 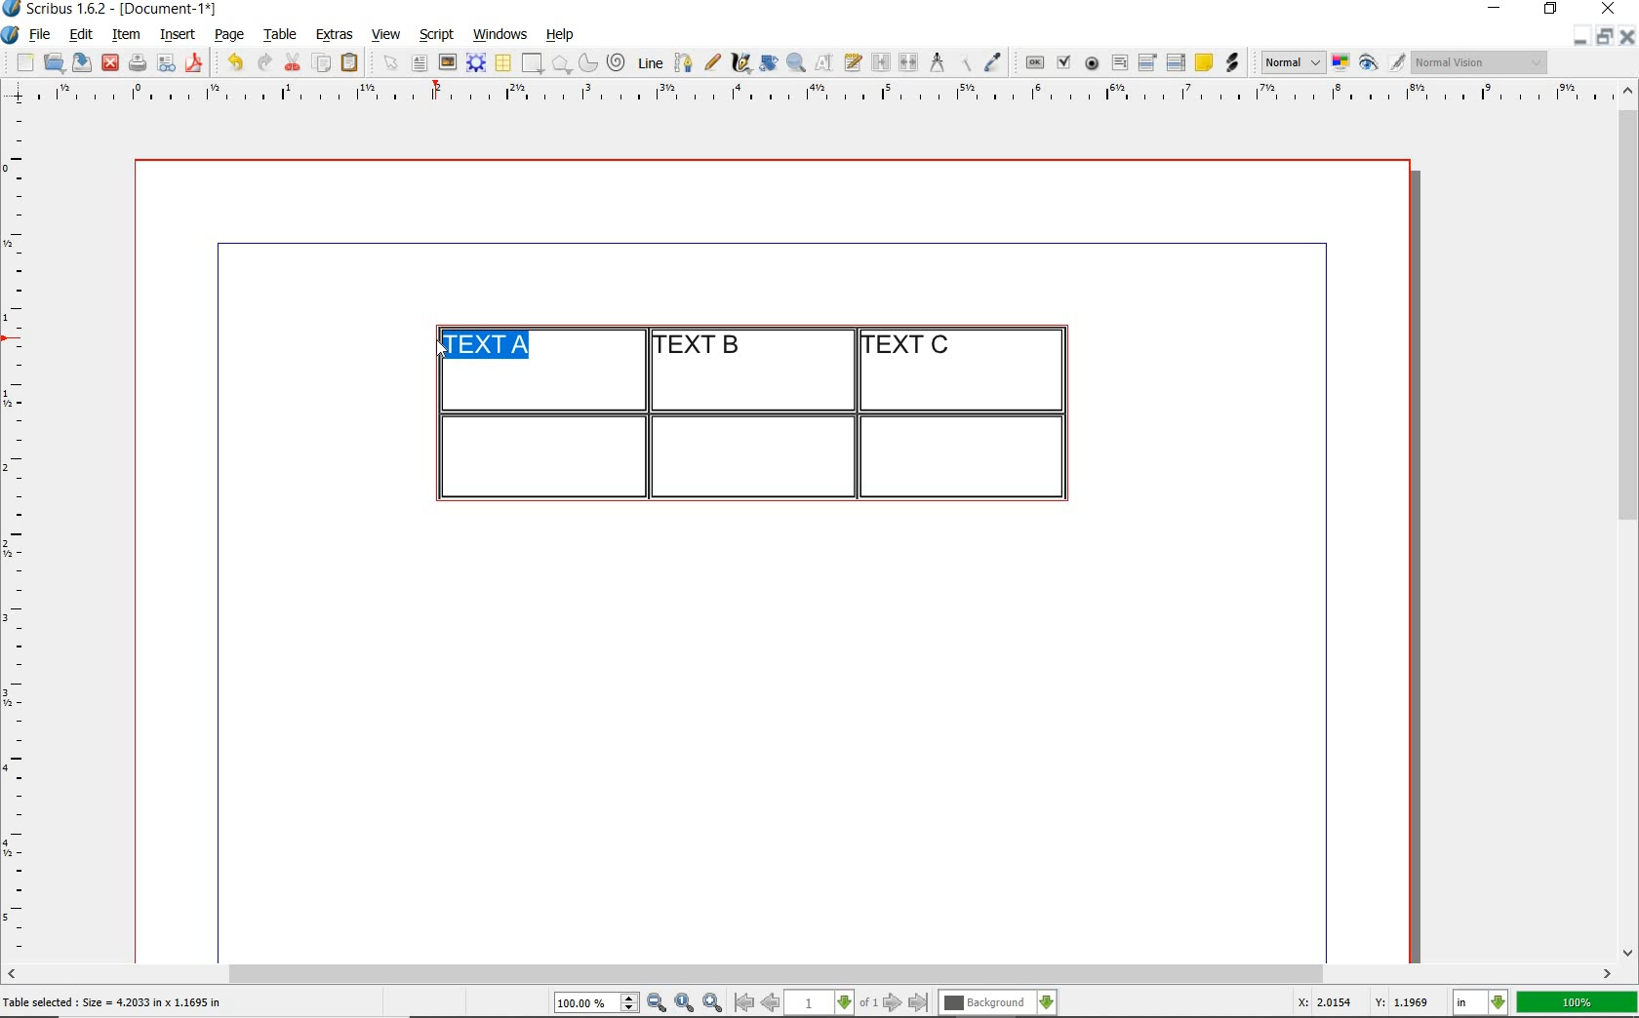 I want to click on Bezier curve, so click(x=682, y=62).